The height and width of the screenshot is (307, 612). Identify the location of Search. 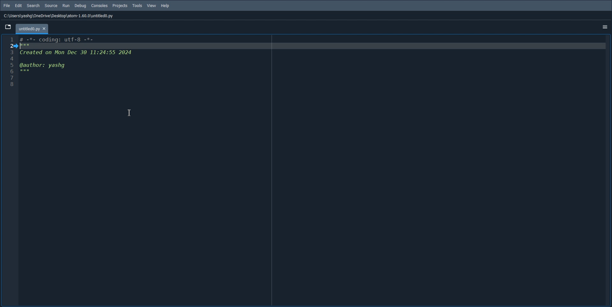
(33, 6).